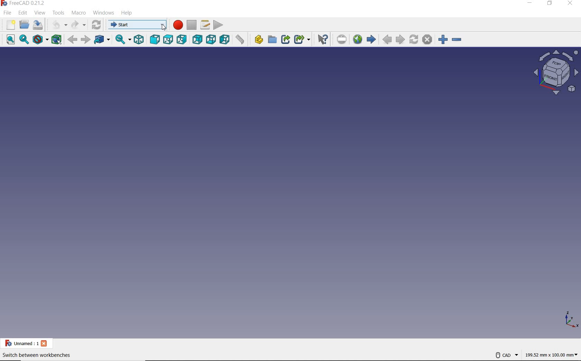  Describe the element at coordinates (59, 25) in the screenshot. I see `UNDO` at that location.